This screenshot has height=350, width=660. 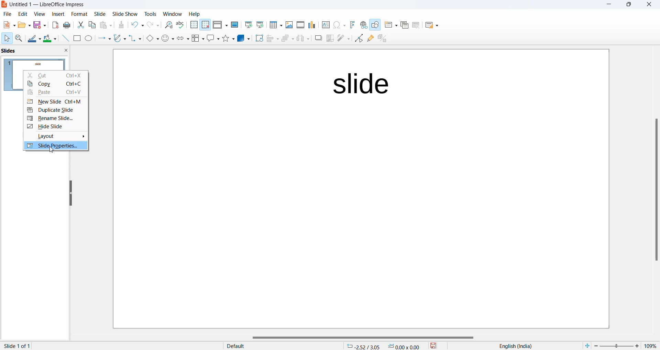 What do you see at coordinates (352, 24) in the screenshot?
I see `insert fontwork text` at bounding box center [352, 24].